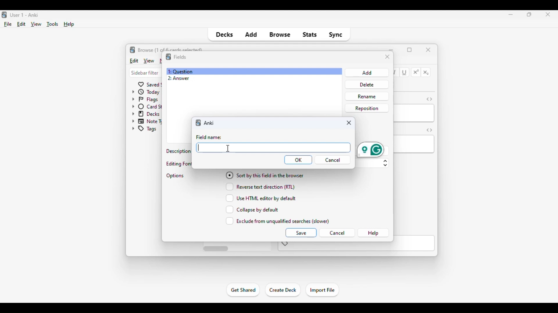  Describe the element at coordinates (349, 123) in the screenshot. I see `close` at that location.